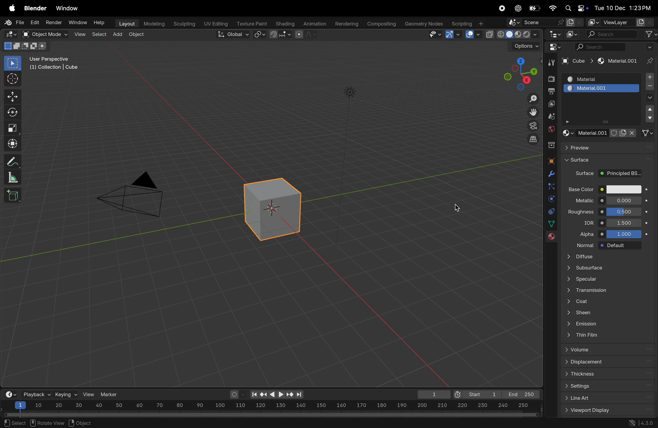  Describe the element at coordinates (616, 62) in the screenshot. I see `material` at that location.